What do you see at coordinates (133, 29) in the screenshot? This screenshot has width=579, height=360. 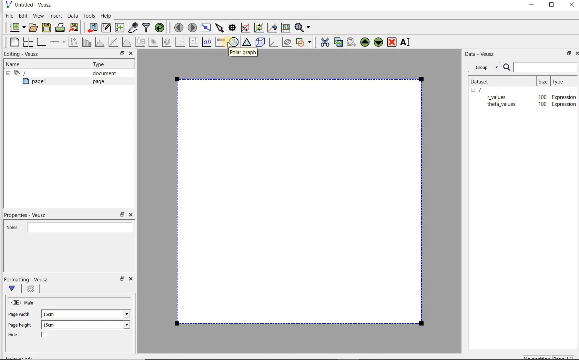 I see `capture remote data` at bounding box center [133, 29].